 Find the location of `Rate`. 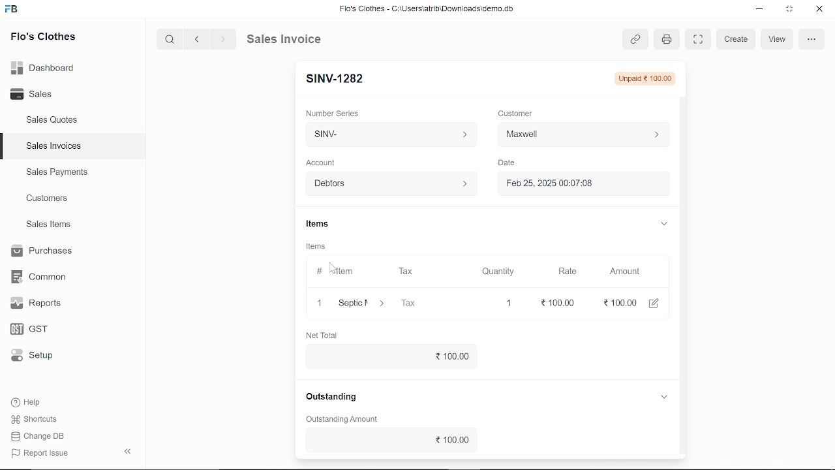

Rate is located at coordinates (554, 272).